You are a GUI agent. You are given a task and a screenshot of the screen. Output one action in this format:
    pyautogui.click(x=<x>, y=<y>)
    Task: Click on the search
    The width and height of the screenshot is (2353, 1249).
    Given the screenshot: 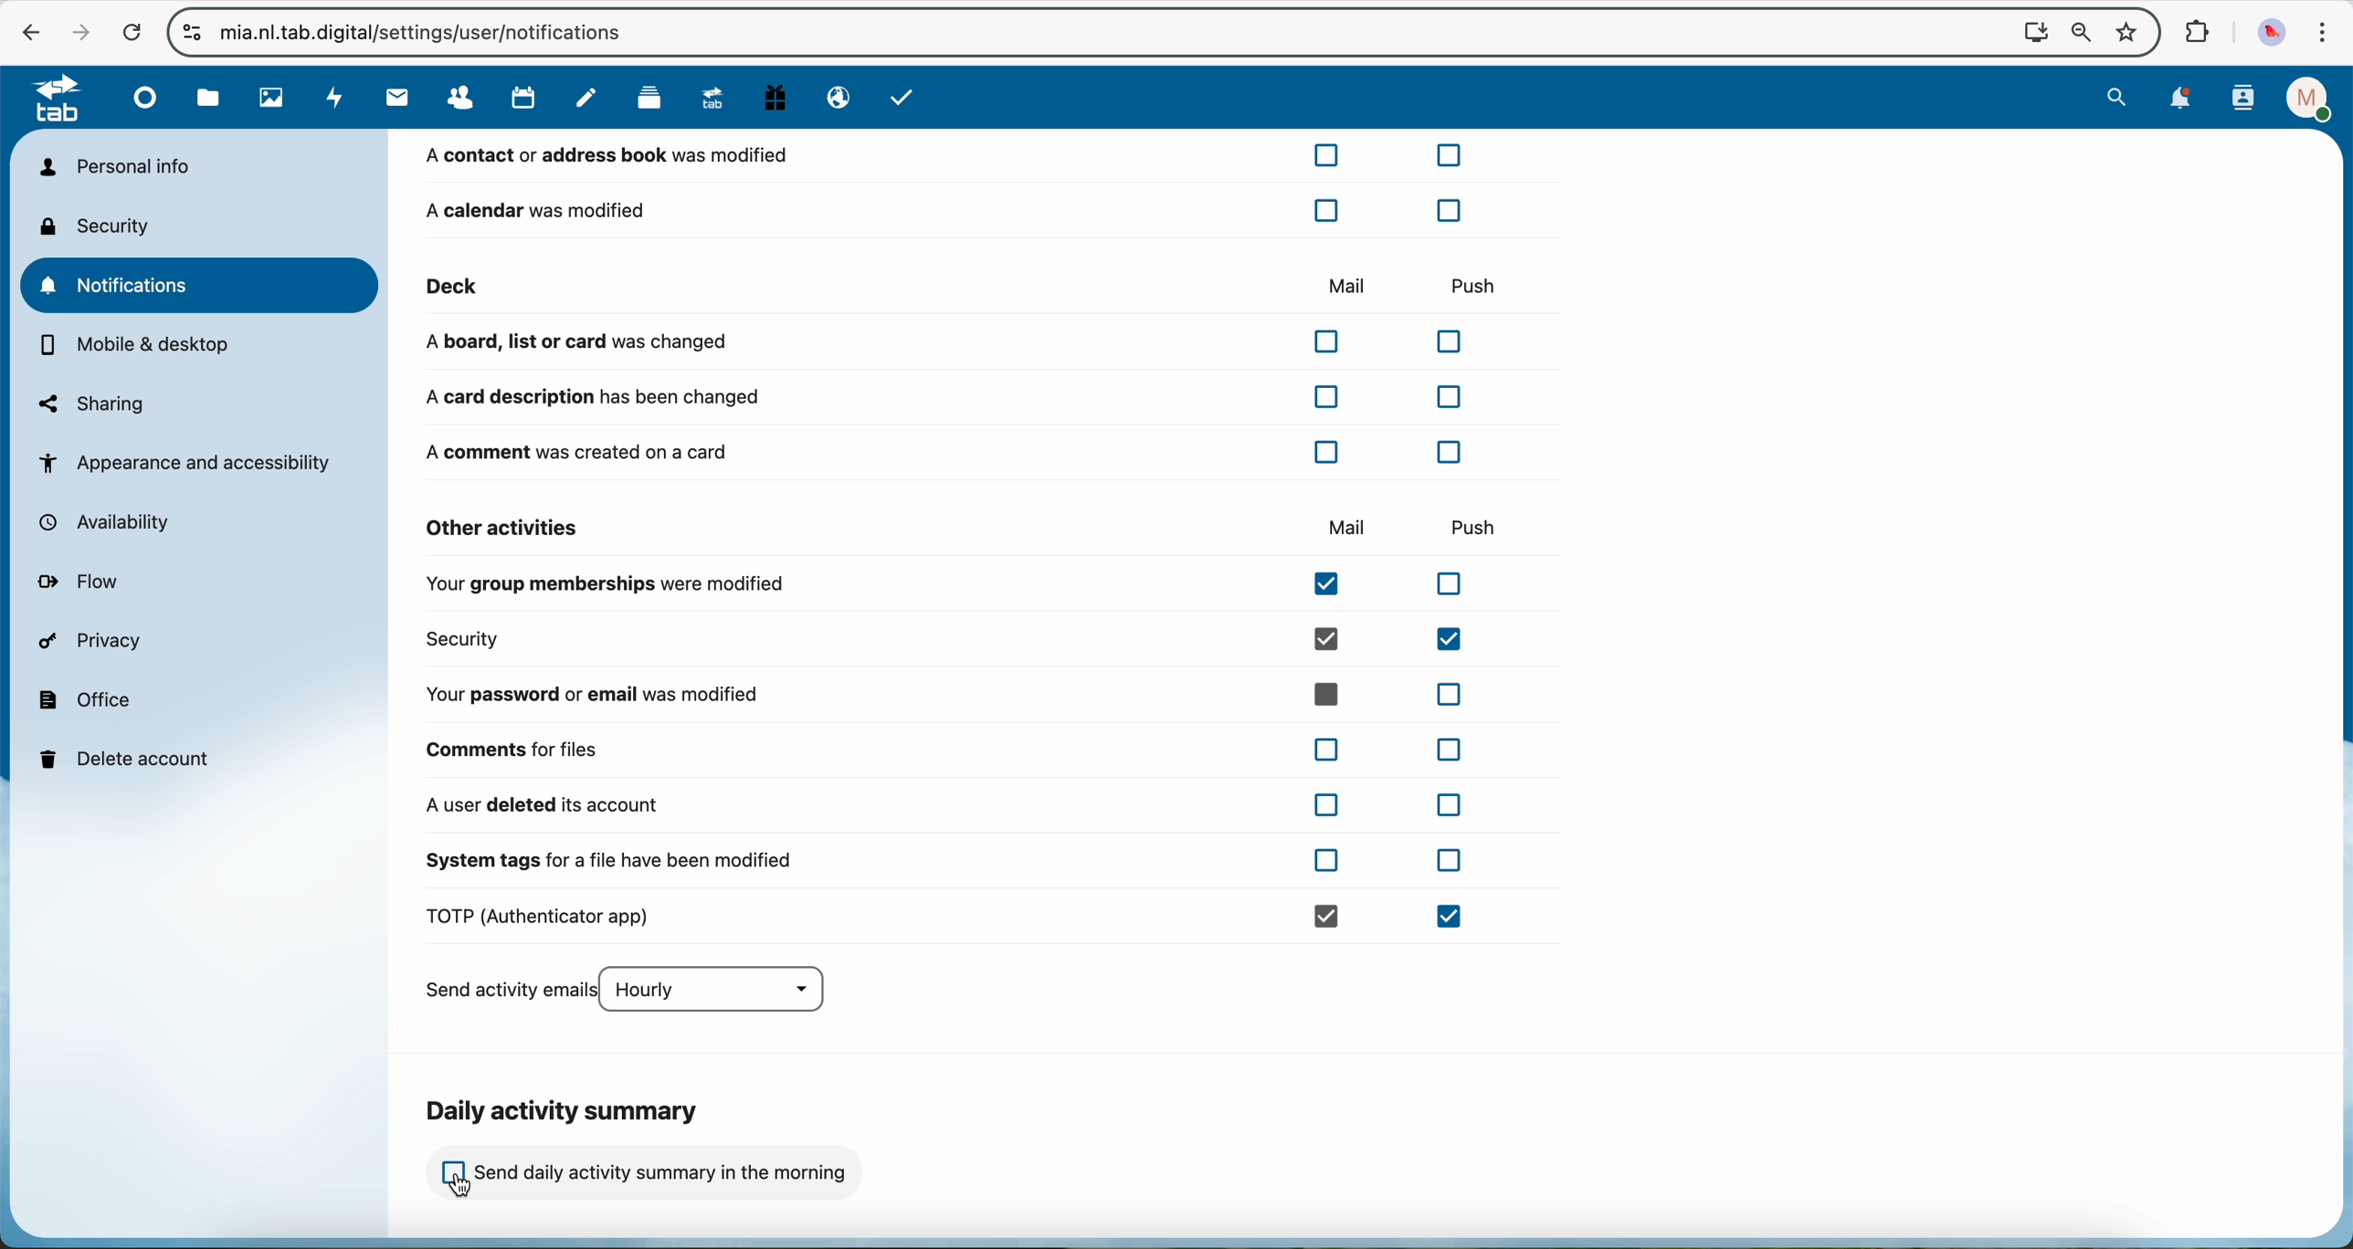 What is the action you would take?
    pyautogui.click(x=2119, y=97)
    